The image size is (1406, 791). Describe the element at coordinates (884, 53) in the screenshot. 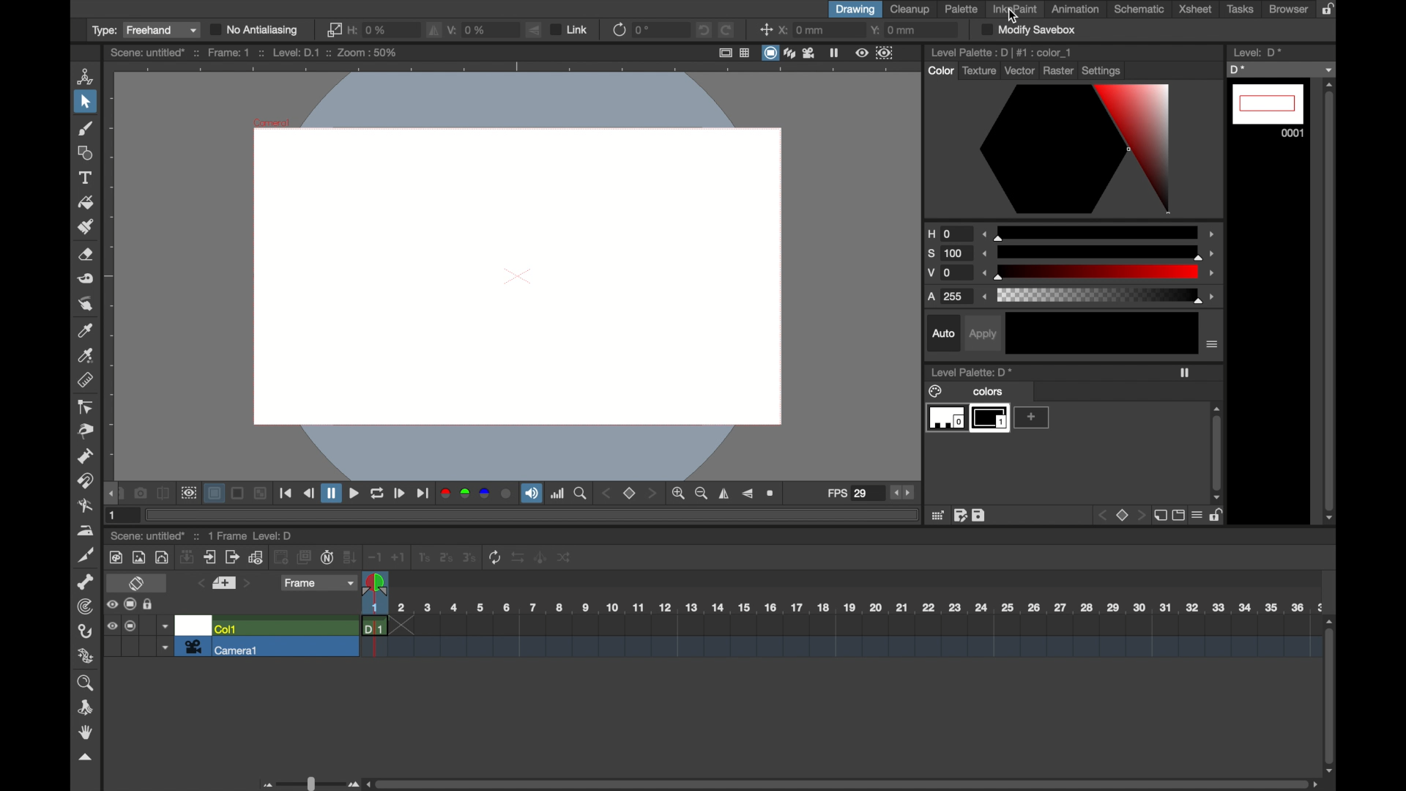

I see `frame` at that location.